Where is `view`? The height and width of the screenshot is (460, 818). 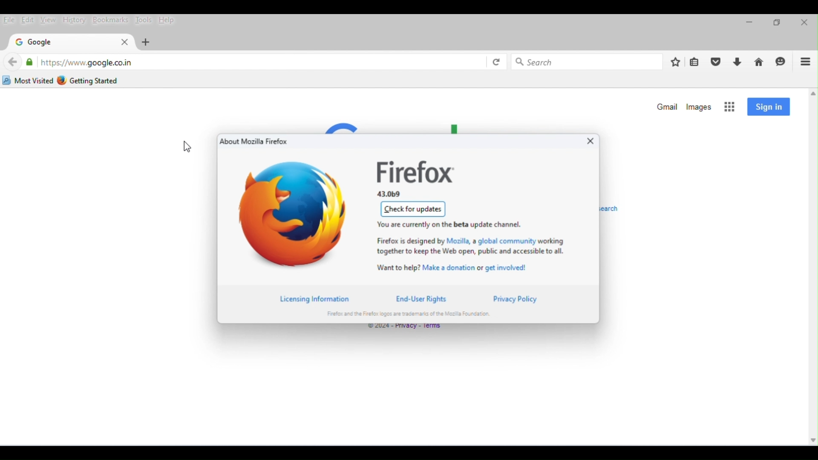
view is located at coordinates (48, 20).